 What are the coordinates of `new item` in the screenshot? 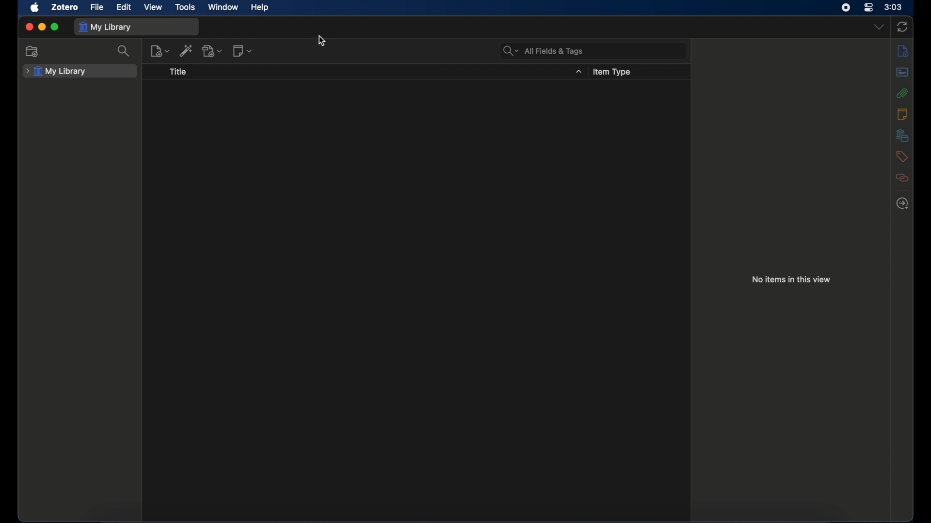 It's located at (160, 50).